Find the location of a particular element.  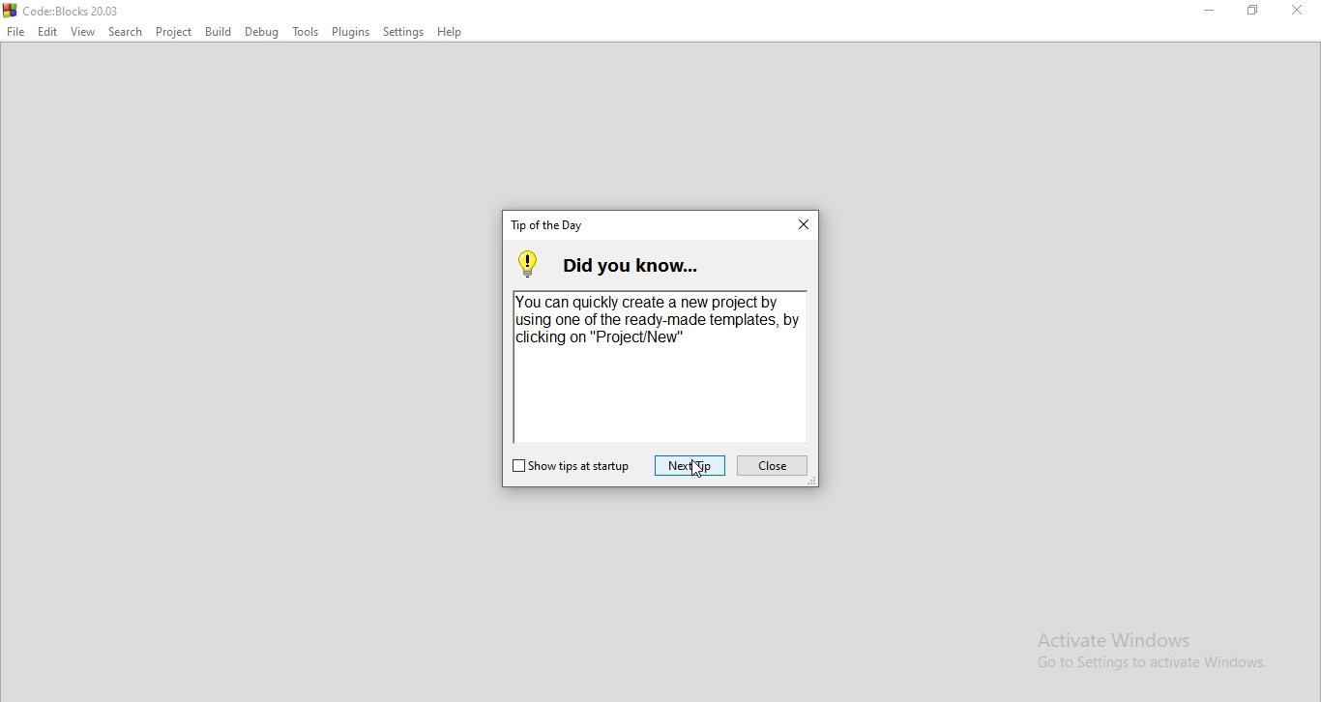

You can quickly create a new project by using one of the ready made templates, by clicking on "ProjectNew". is located at coordinates (659, 368).